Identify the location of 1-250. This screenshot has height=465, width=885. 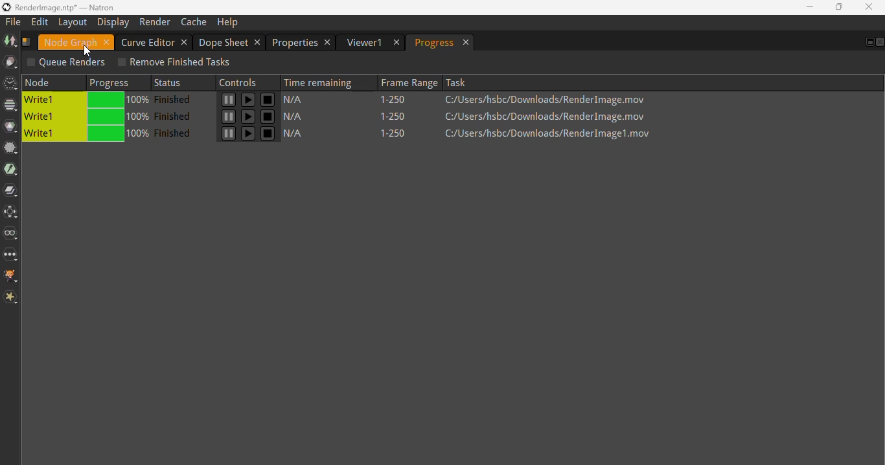
(398, 100).